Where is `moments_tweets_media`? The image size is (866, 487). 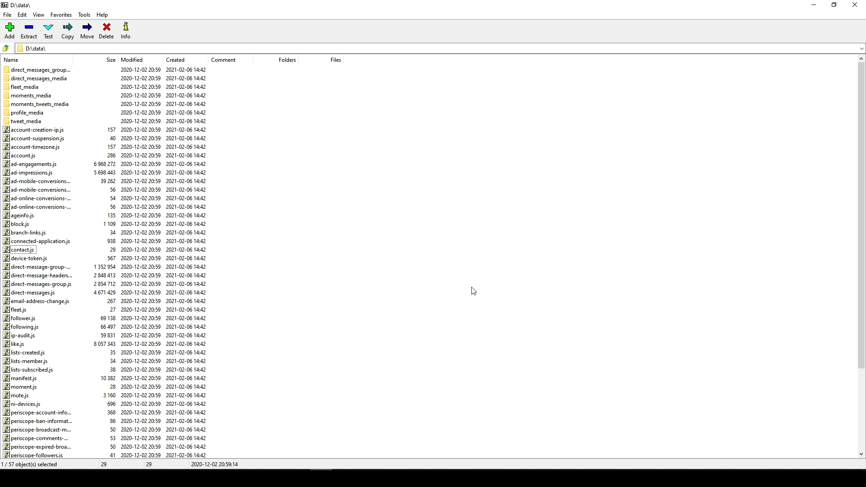 moments_tweets_media is located at coordinates (39, 104).